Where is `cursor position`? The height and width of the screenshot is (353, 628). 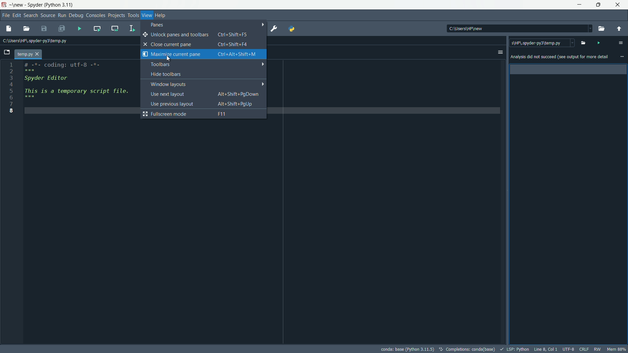 cursor position is located at coordinates (545, 349).